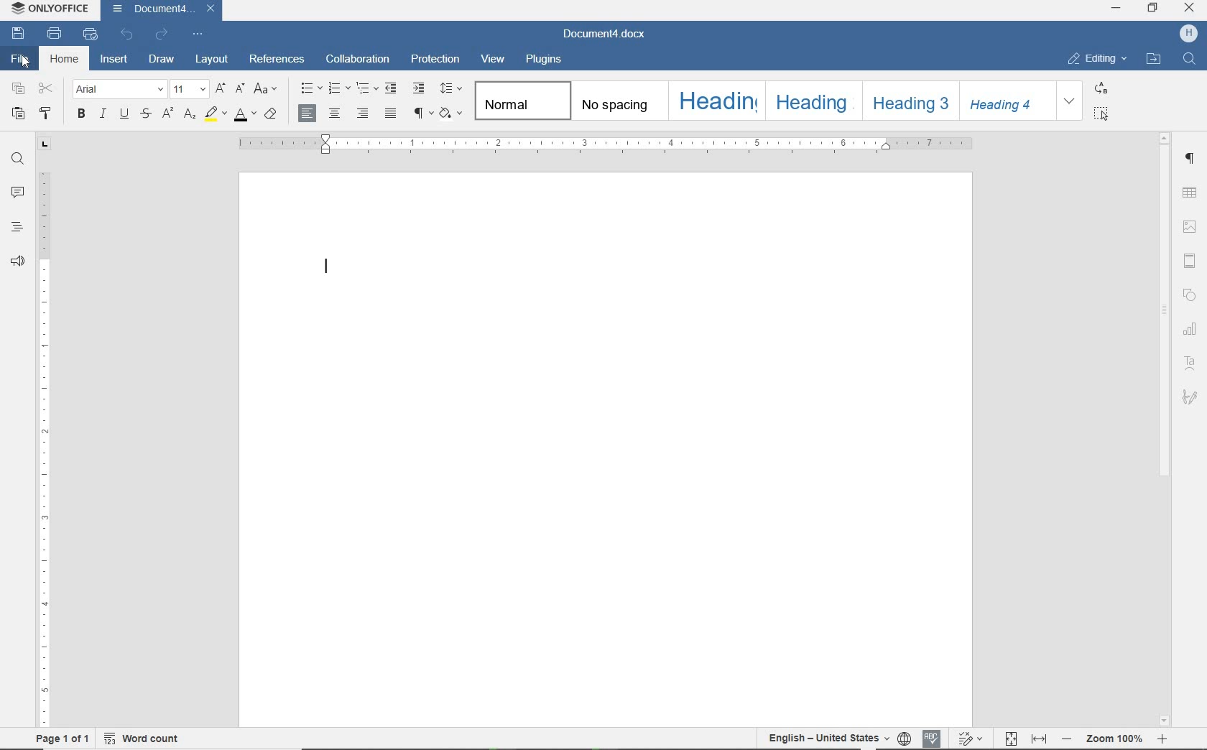  What do you see at coordinates (328, 267) in the screenshot?
I see `Text cursor` at bounding box center [328, 267].